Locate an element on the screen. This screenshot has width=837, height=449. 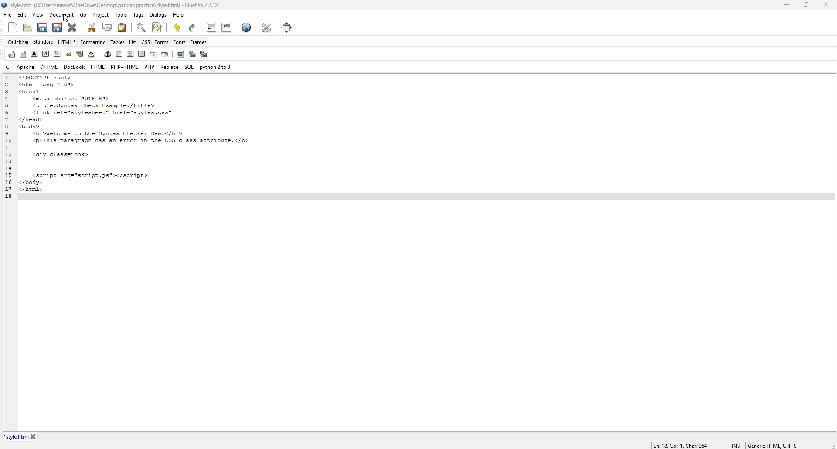
save as is located at coordinates (58, 27).